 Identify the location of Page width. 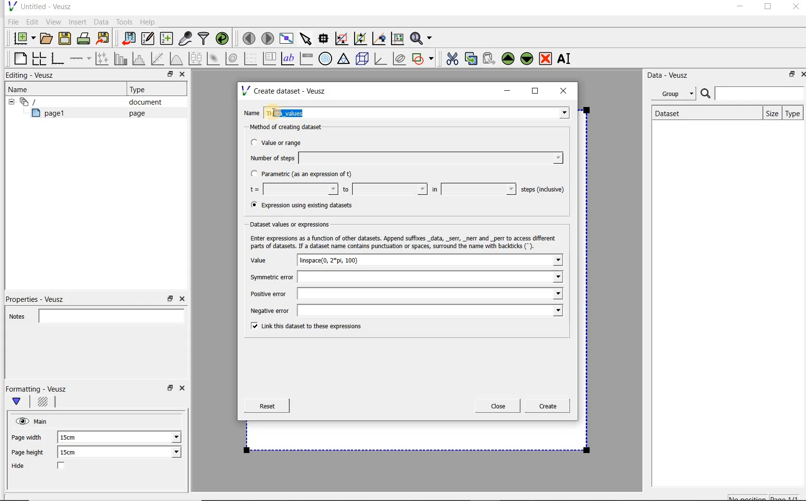
(27, 436).